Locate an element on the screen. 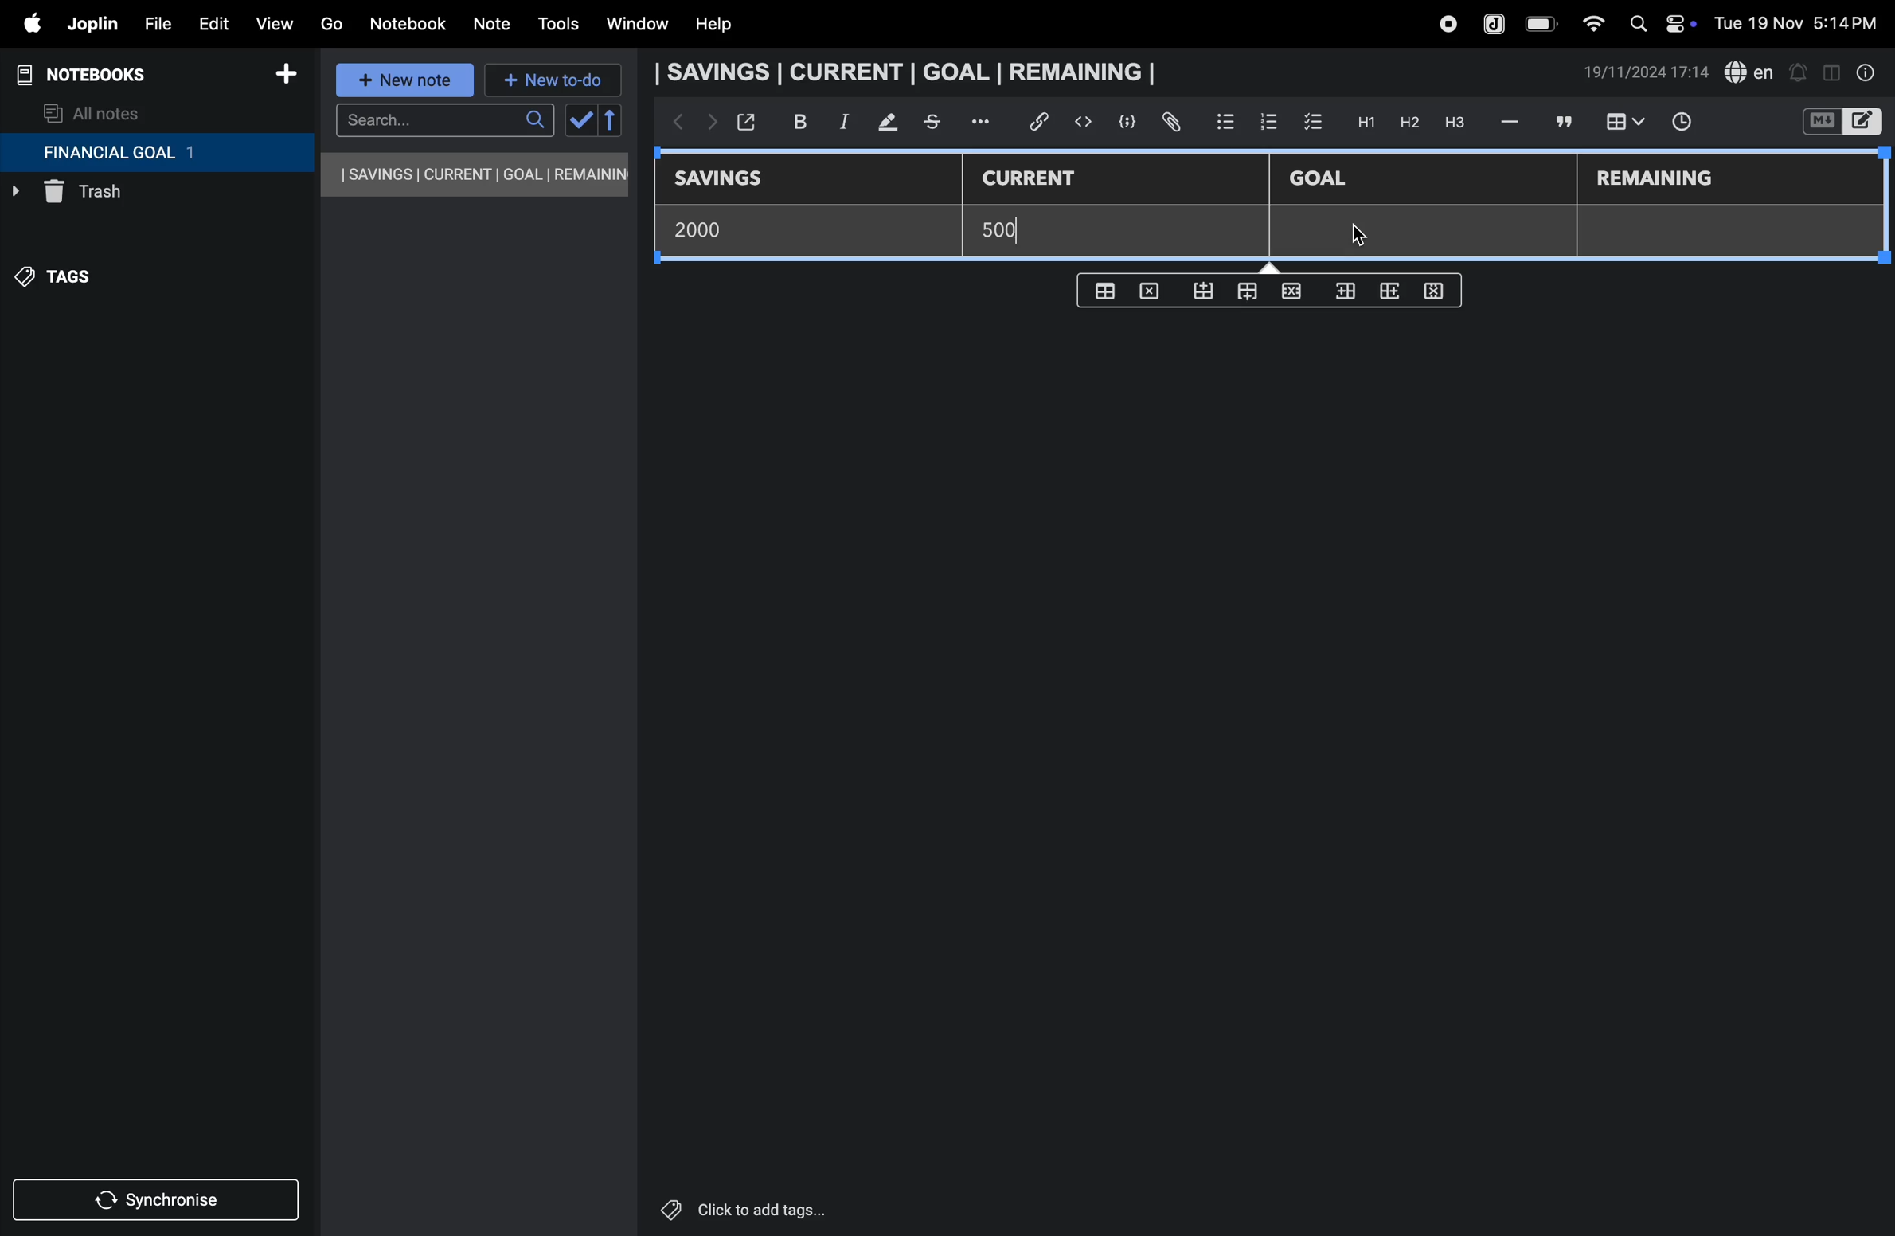 Image resolution: width=1895 pixels, height=1236 pixels. all notes is located at coordinates (93, 112).